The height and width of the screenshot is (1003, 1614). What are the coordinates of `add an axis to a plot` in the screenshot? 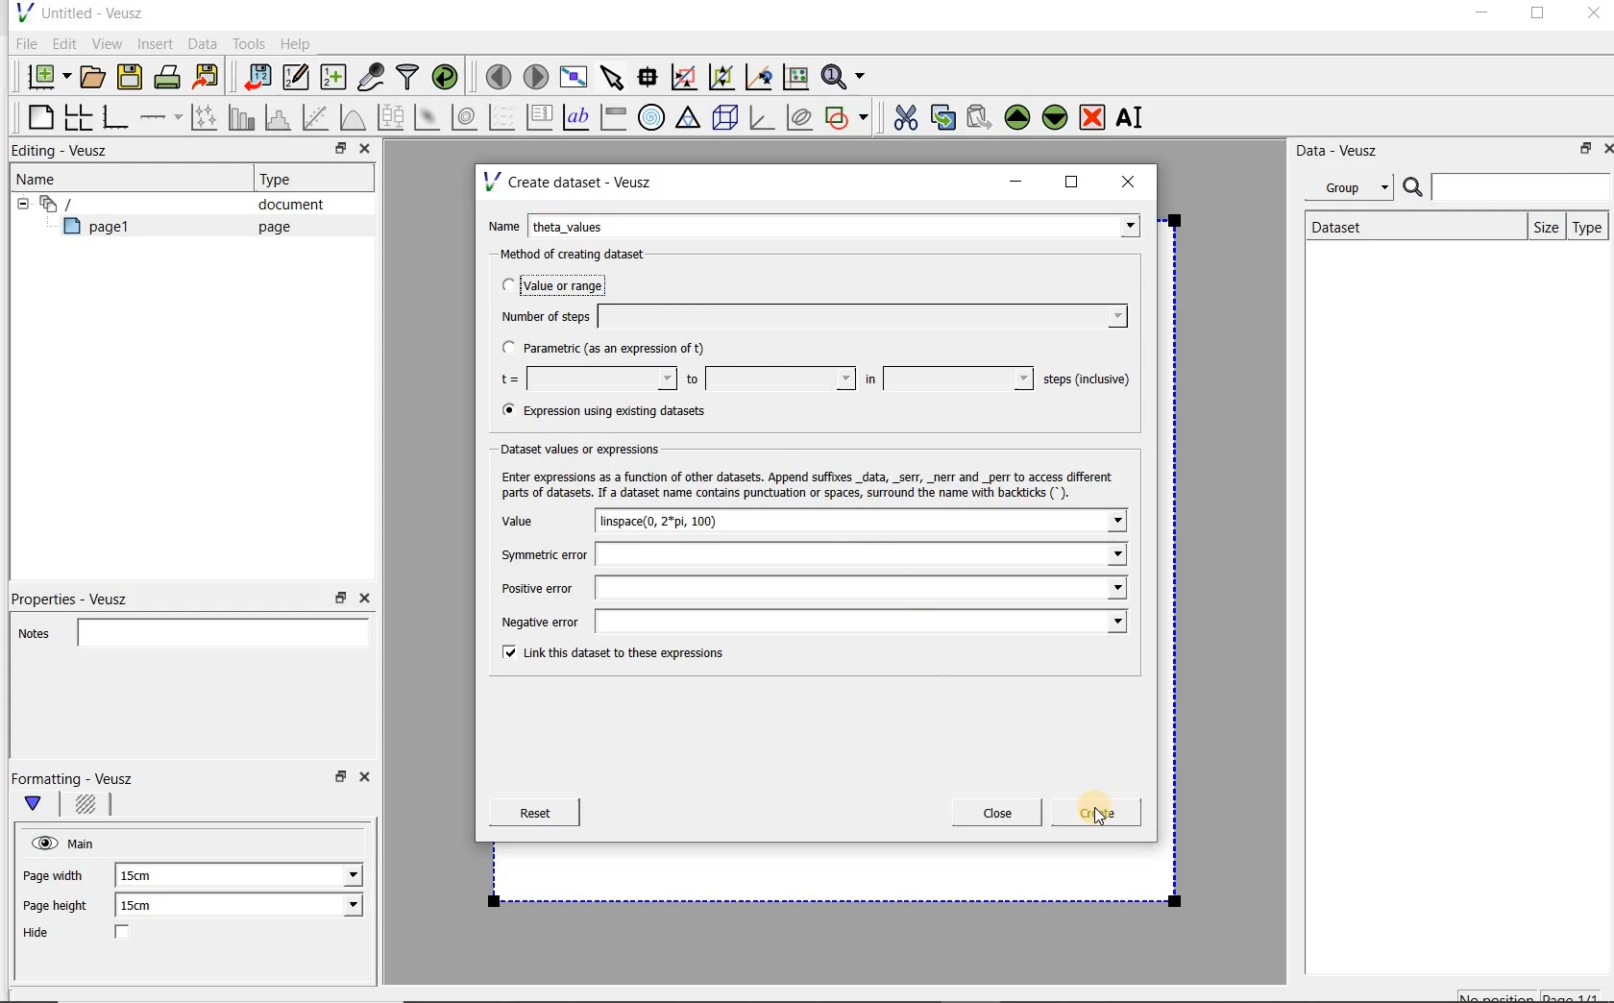 It's located at (162, 117).